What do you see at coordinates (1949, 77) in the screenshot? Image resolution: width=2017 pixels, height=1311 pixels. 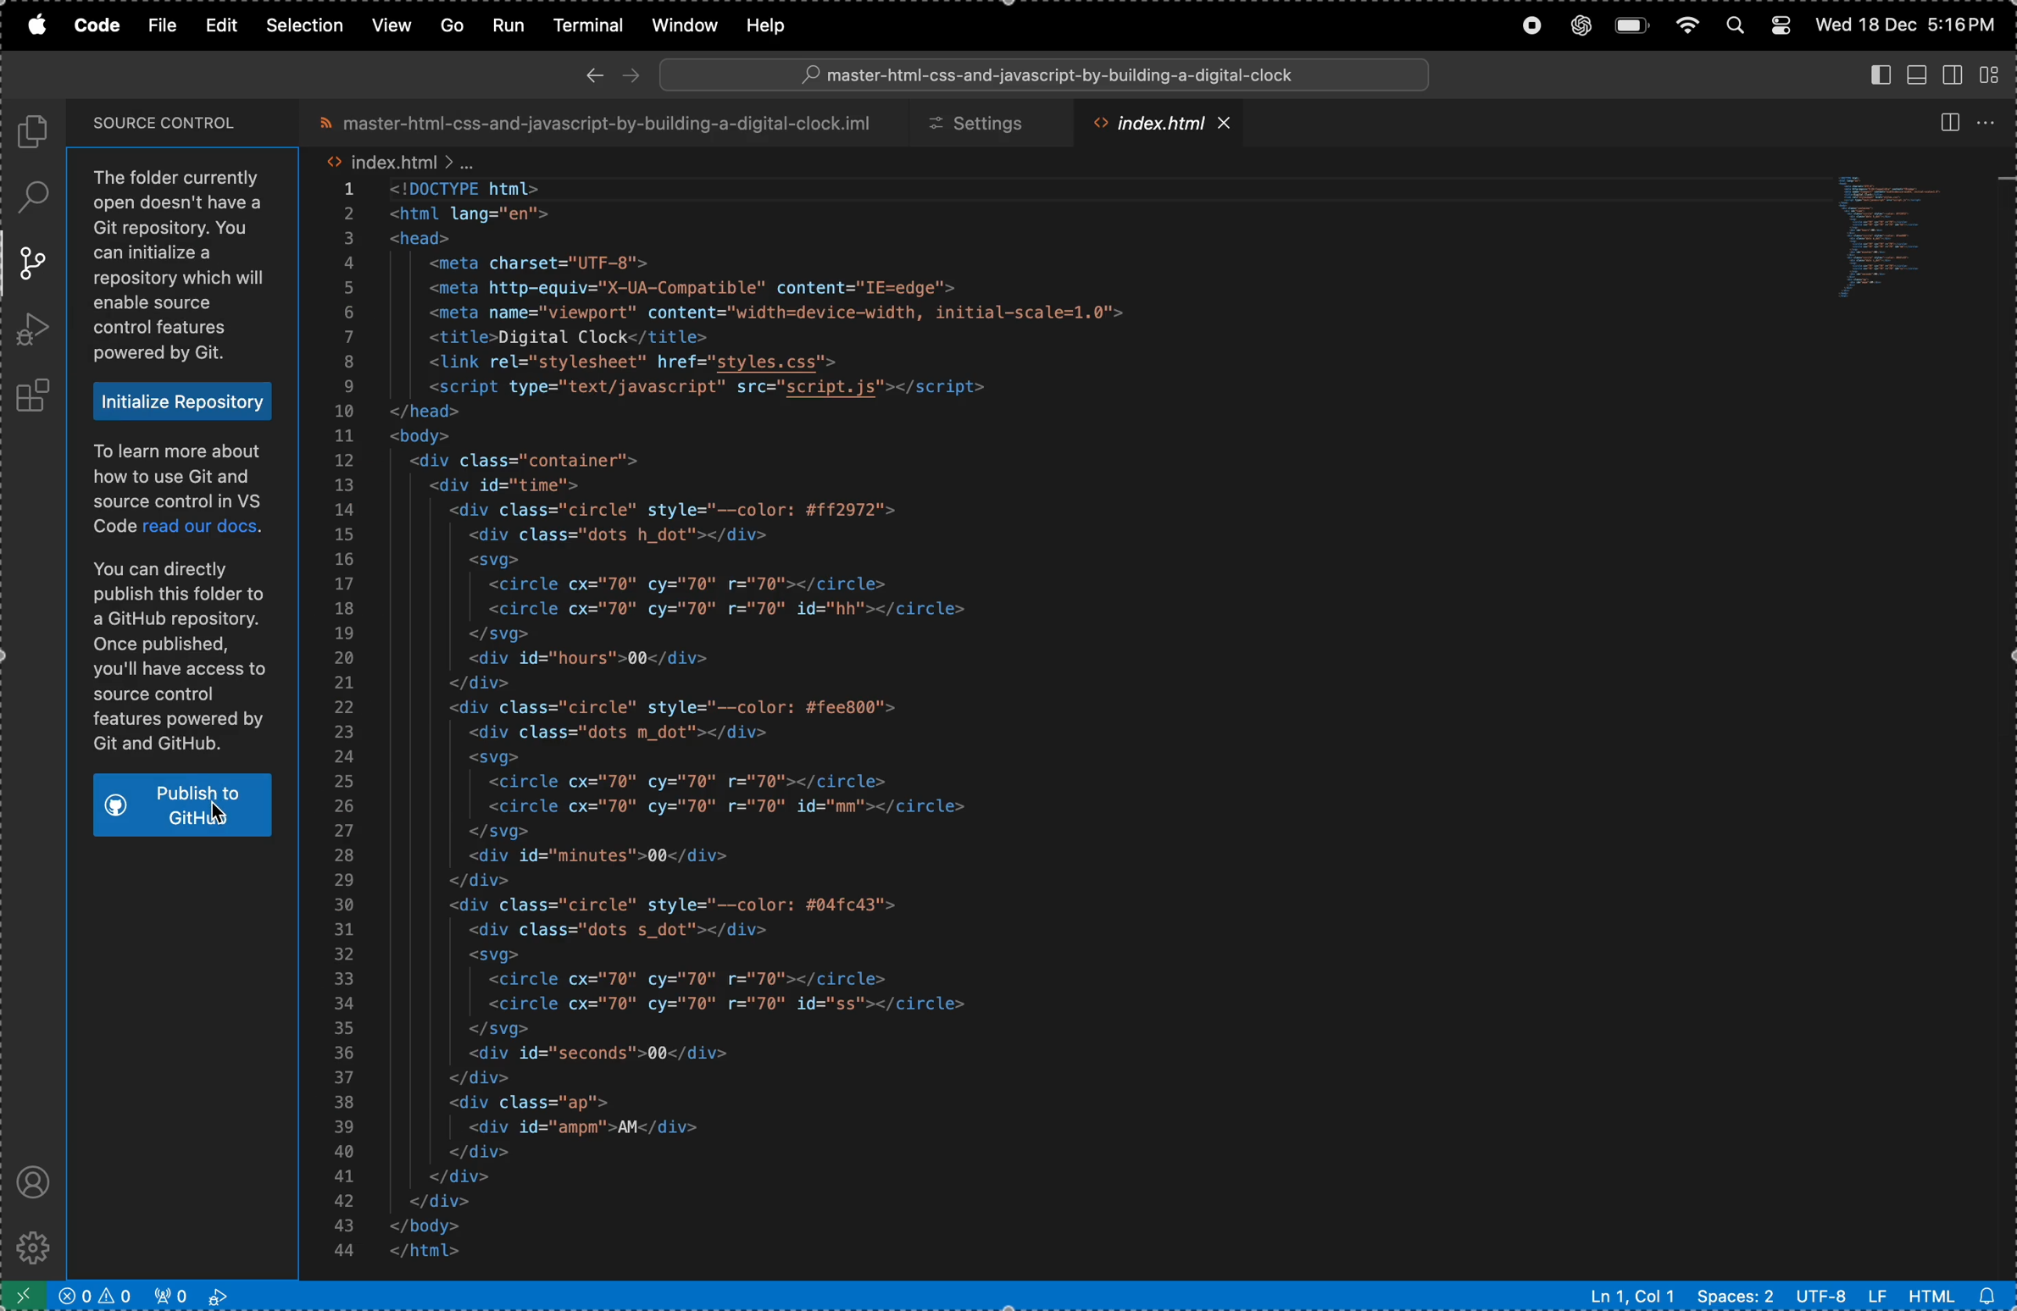 I see `secondary side bar` at bounding box center [1949, 77].